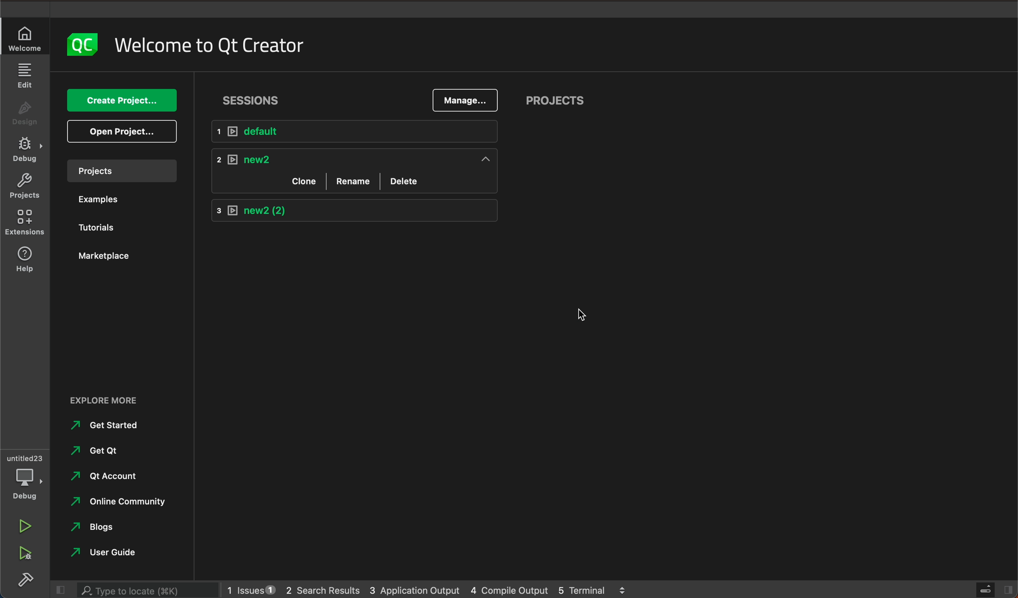 This screenshot has height=598, width=1018. Describe the element at coordinates (103, 426) in the screenshot. I see `get started` at that location.